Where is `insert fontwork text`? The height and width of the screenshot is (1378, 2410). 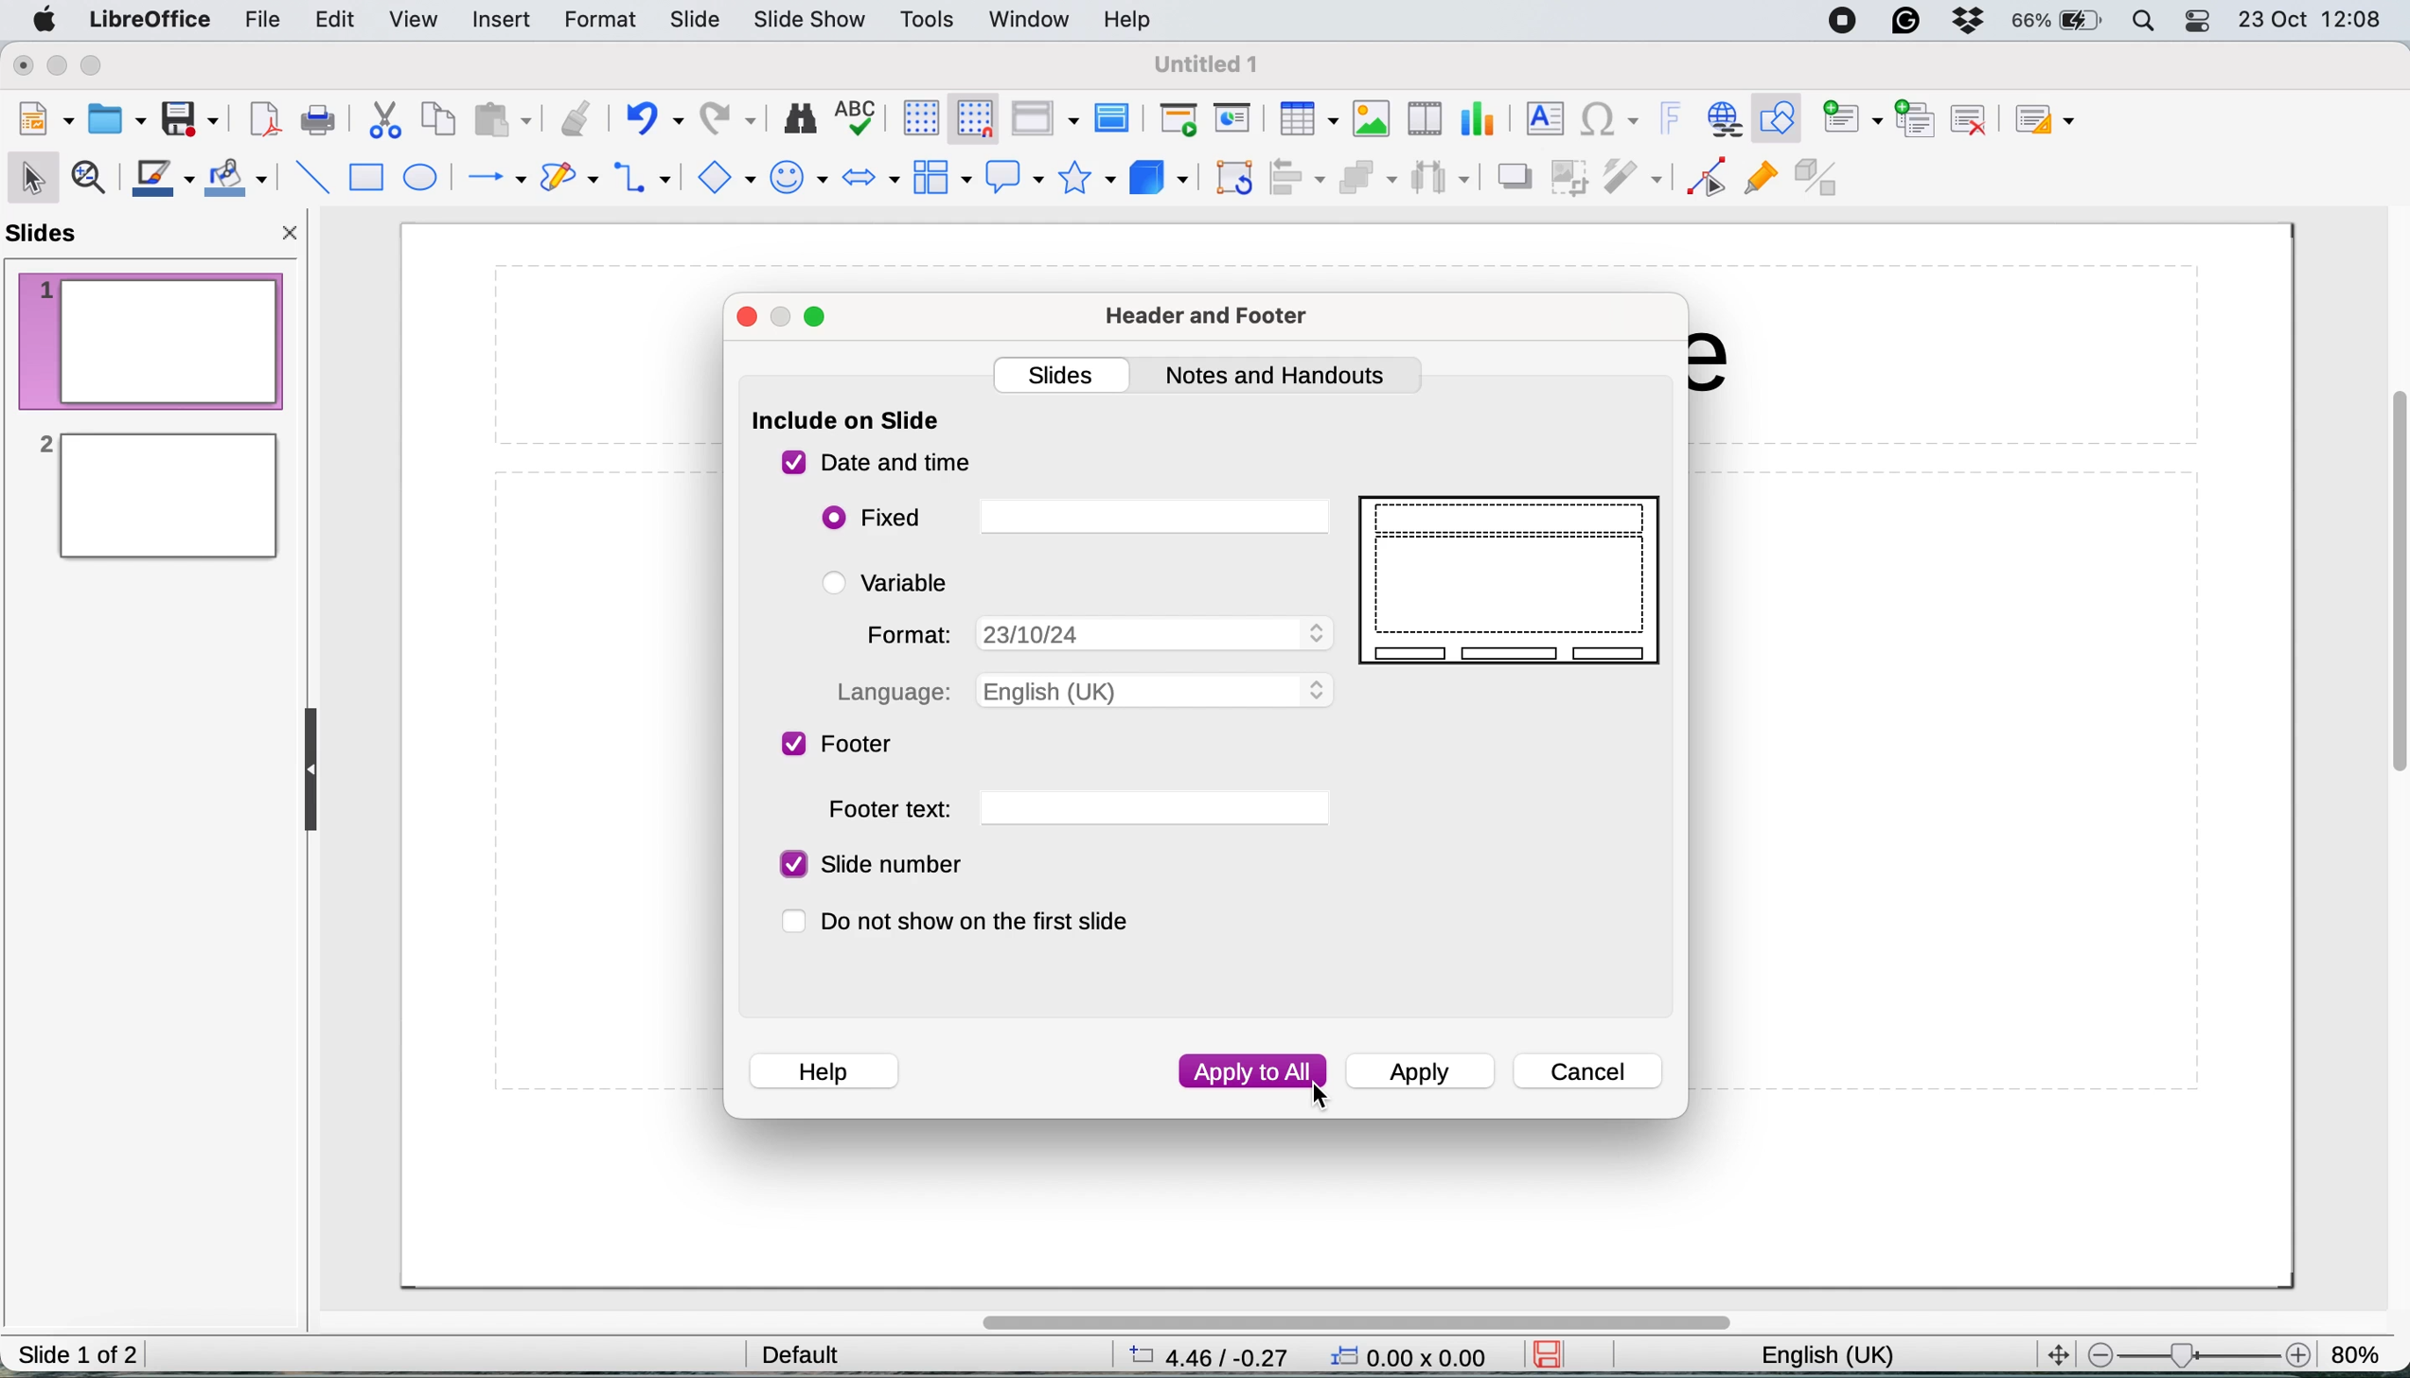
insert fontwork text is located at coordinates (1671, 119).